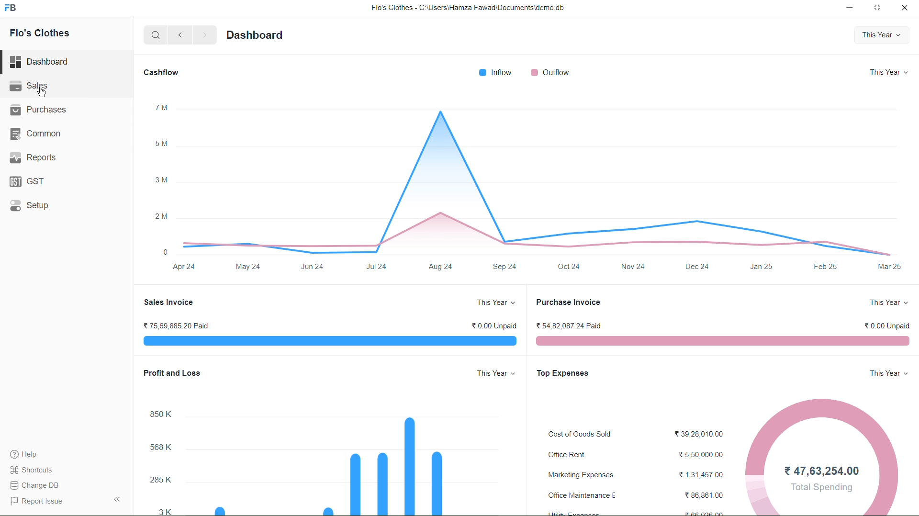  Describe the element at coordinates (824, 265) in the screenshot. I see `Feb 25` at that location.